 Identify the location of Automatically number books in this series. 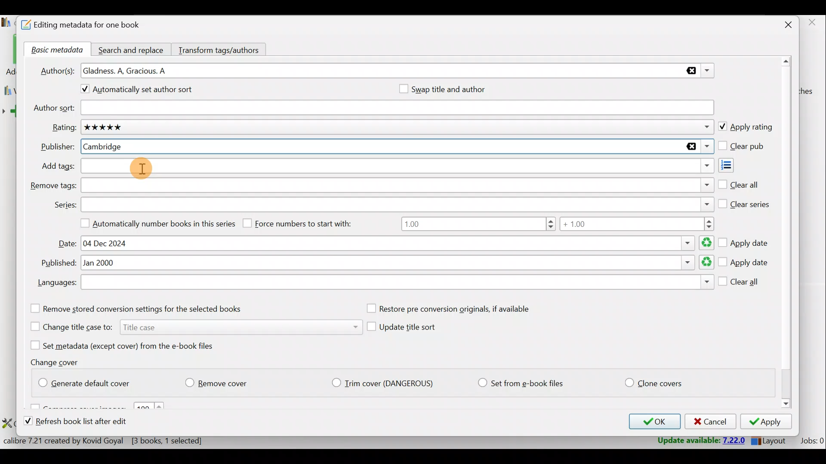
(154, 223).